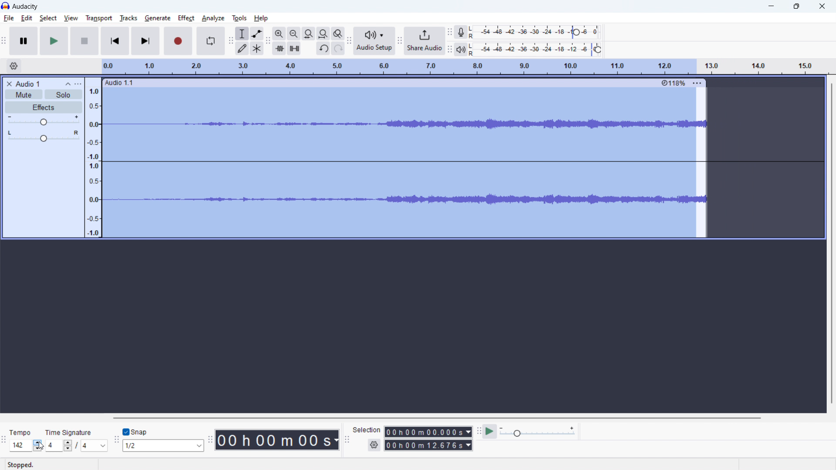 This screenshot has height=470, width=836. What do you see at coordinates (428, 445) in the screenshot?
I see `end time` at bounding box center [428, 445].